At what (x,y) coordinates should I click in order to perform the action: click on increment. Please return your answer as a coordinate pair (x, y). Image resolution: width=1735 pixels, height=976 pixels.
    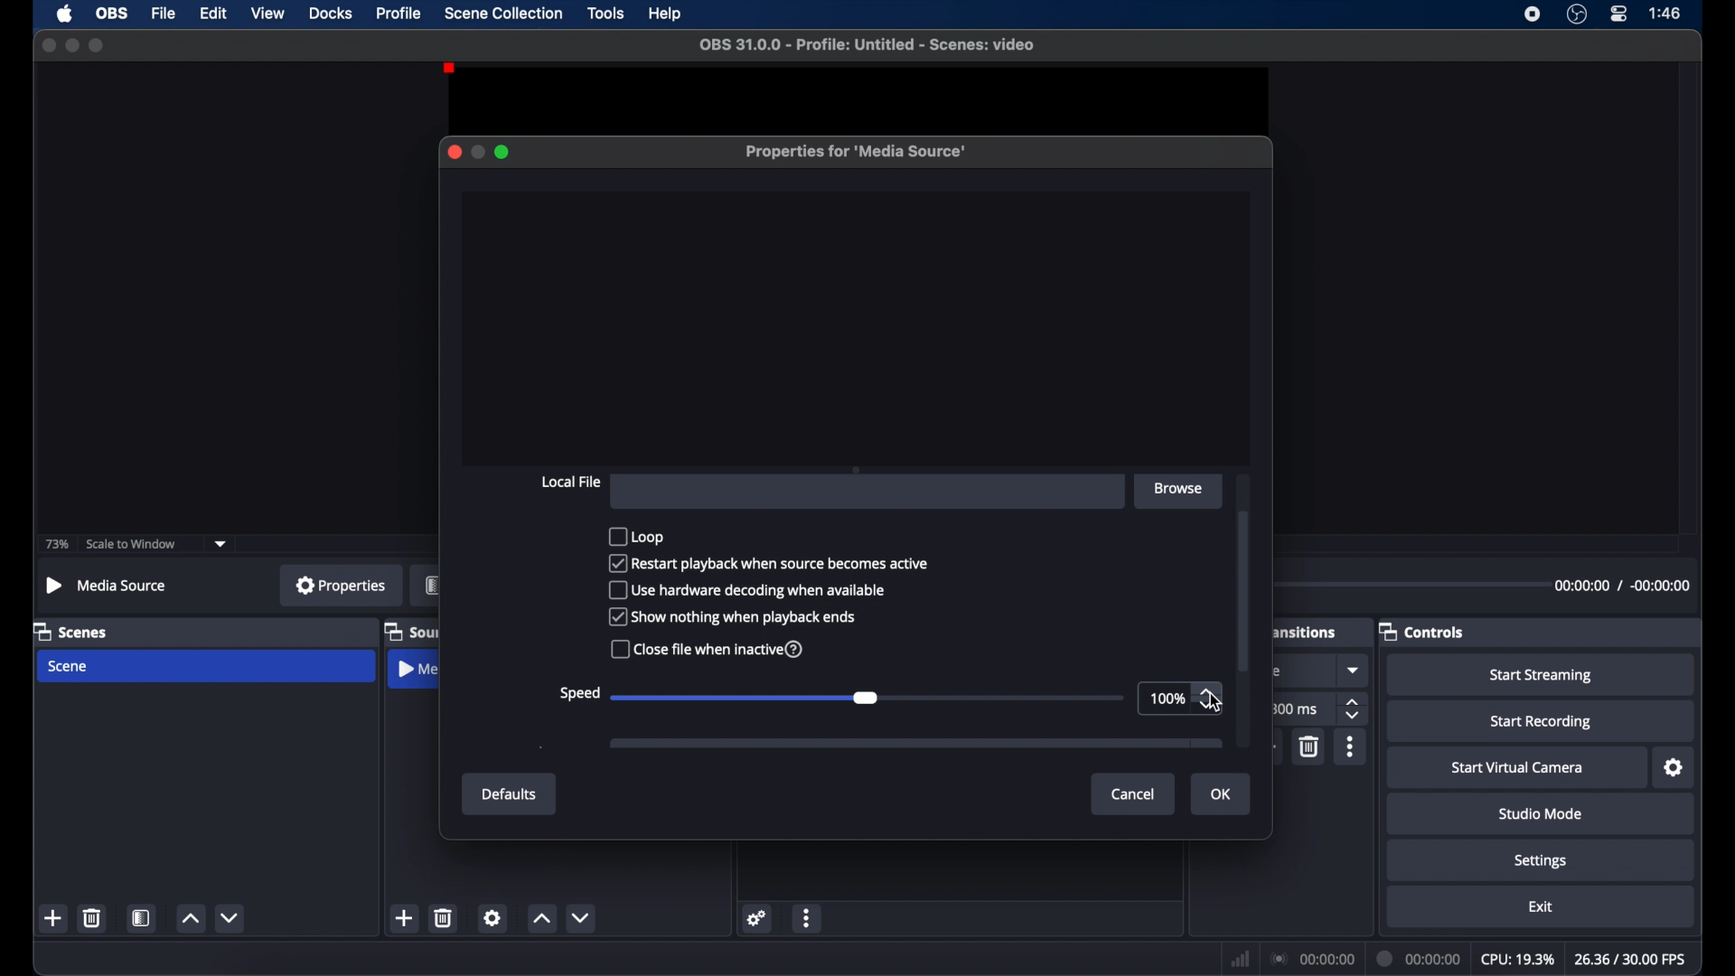
    Looking at the image, I should click on (191, 918).